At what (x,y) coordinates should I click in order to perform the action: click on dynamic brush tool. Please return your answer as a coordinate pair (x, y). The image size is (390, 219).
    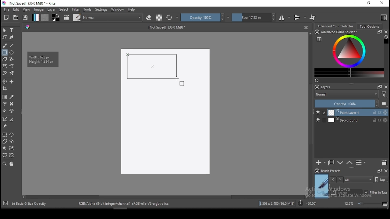
    Looking at the image, I should click on (5, 73).